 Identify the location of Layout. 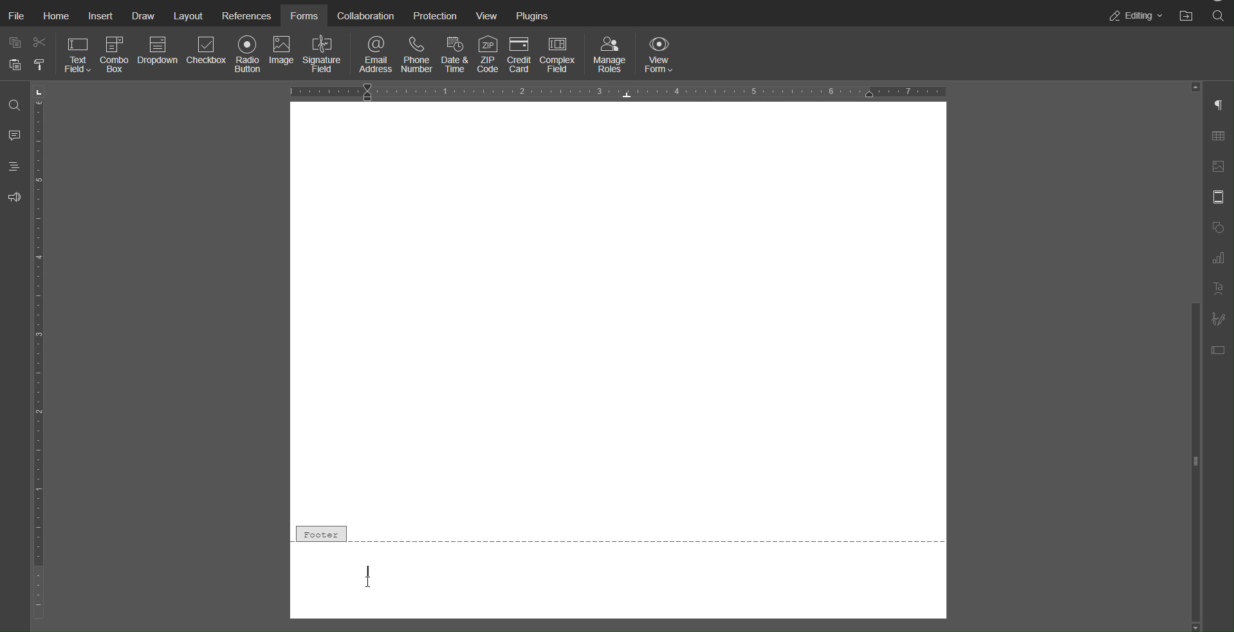
(189, 15).